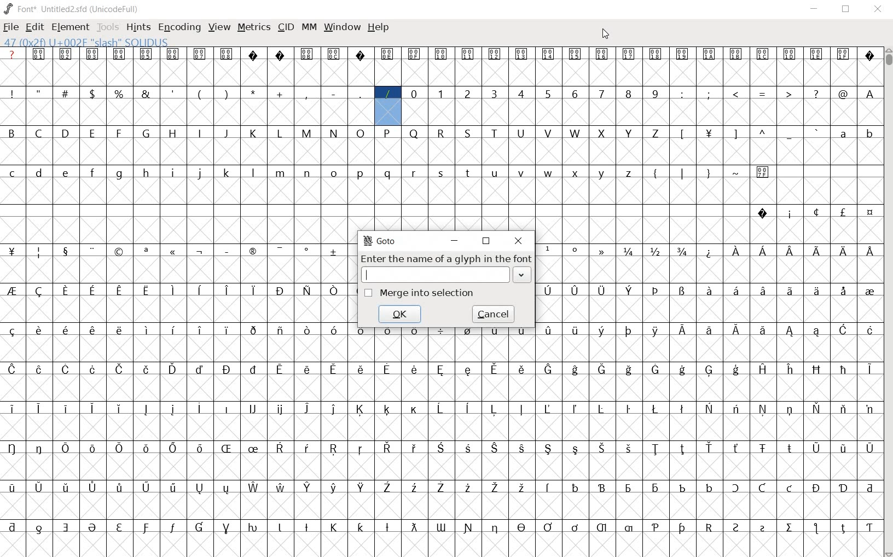 The image size is (893, 557). I want to click on glyph, so click(682, 251).